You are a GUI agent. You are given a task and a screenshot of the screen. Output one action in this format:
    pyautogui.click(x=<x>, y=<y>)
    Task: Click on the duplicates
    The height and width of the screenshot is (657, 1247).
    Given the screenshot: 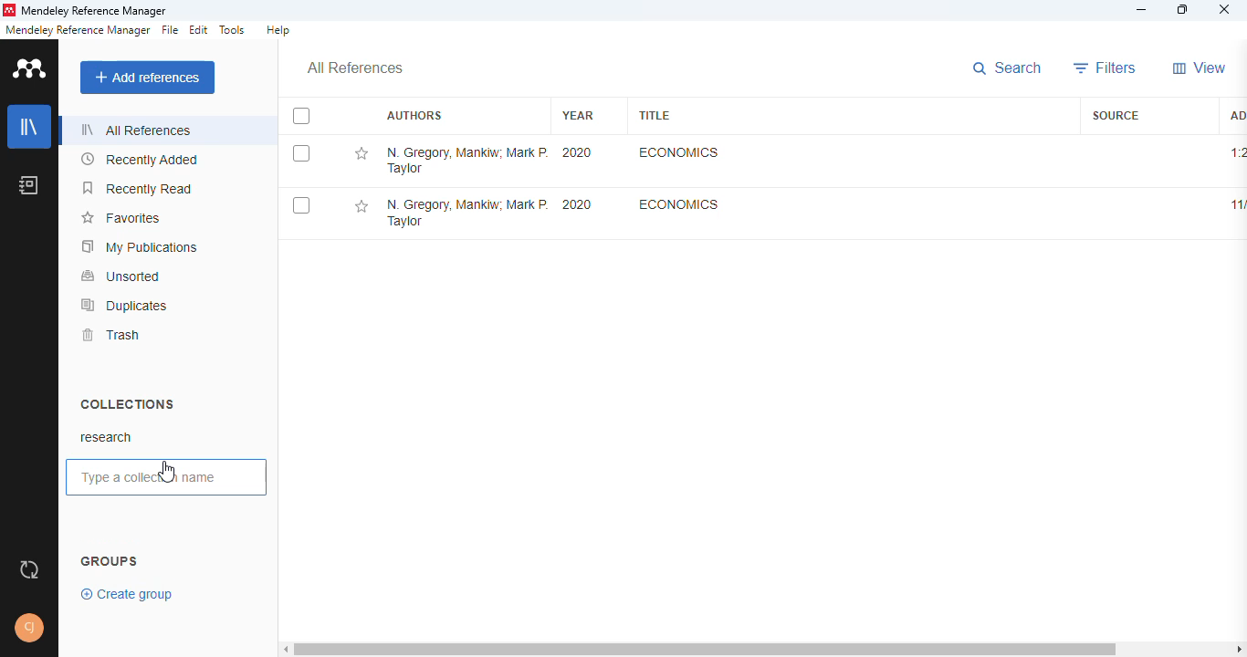 What is the action you would take?
    pyautogui.click(x=125, y=305)
    